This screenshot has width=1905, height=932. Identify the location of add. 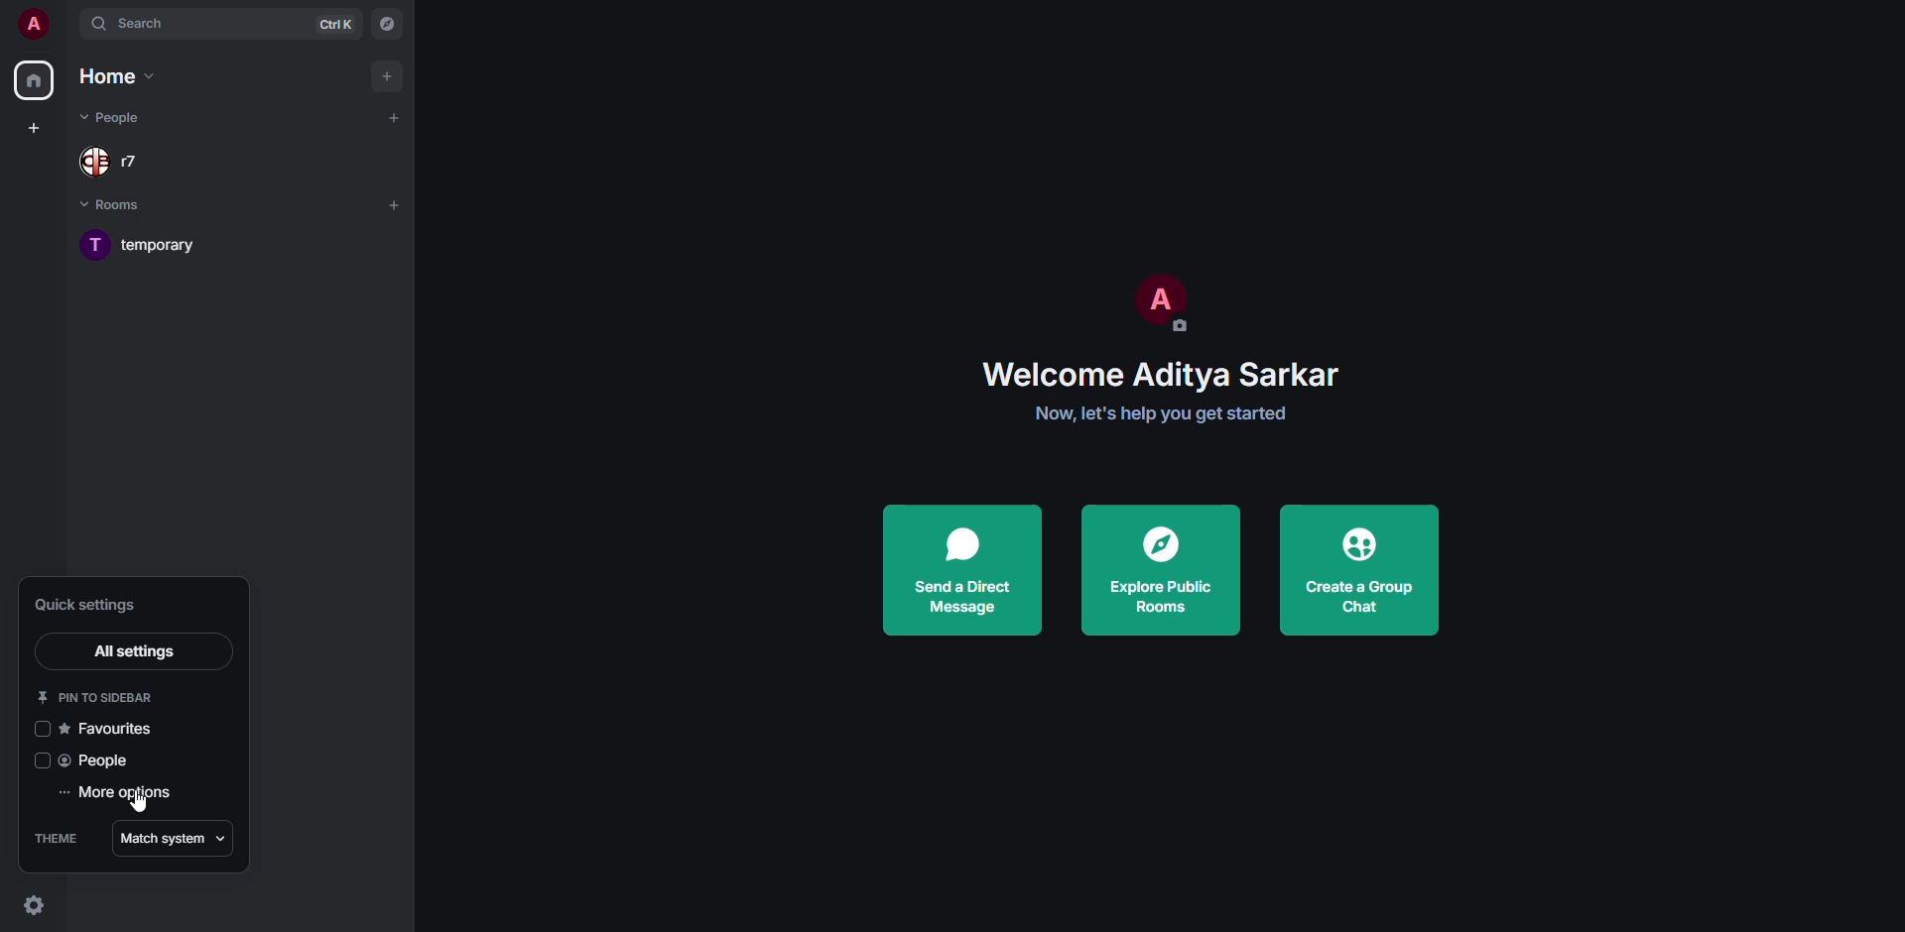
(388, 73).